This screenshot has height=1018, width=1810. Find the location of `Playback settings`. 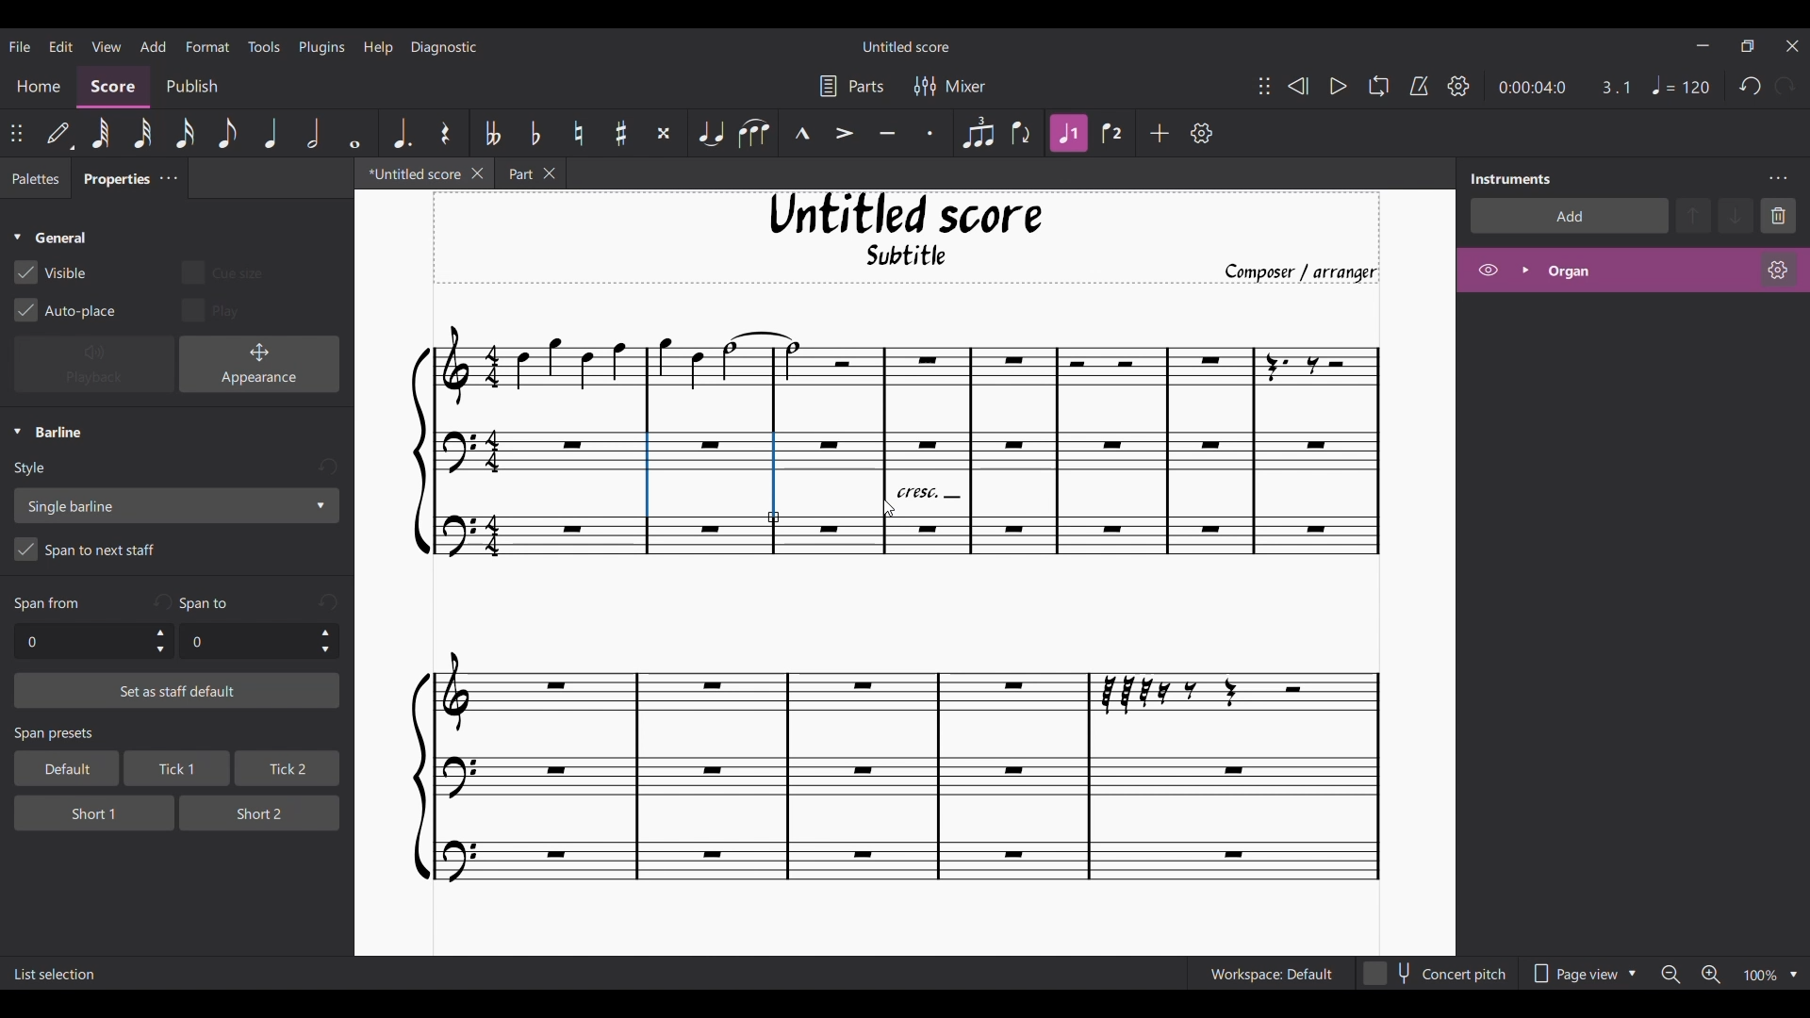

Playback settings is located at coordinates (1458, 86).